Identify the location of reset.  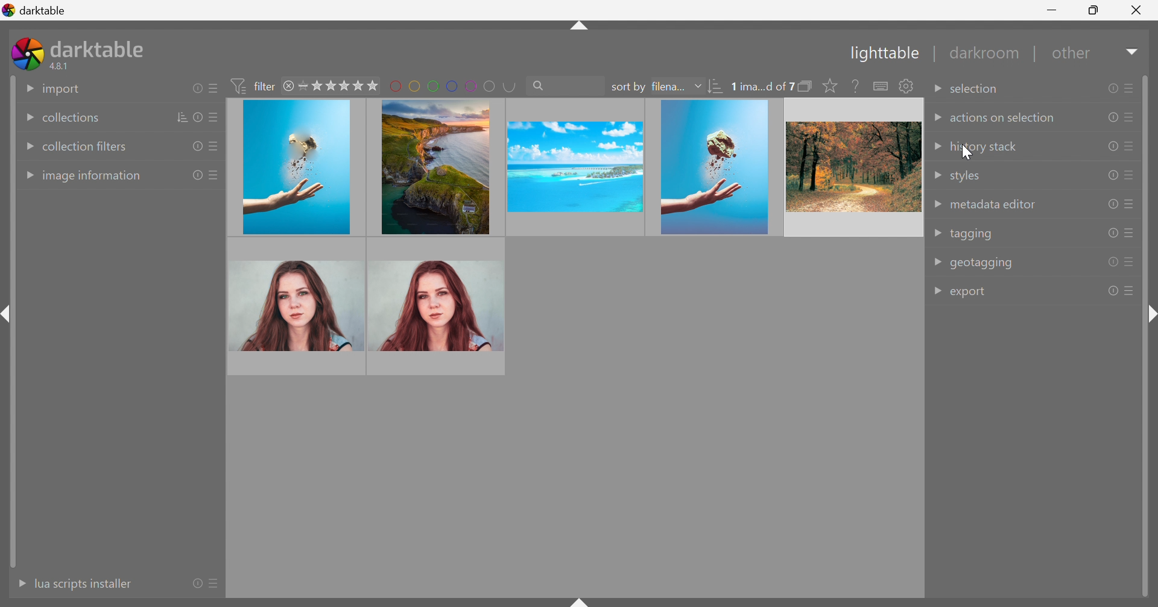
(200, 117).